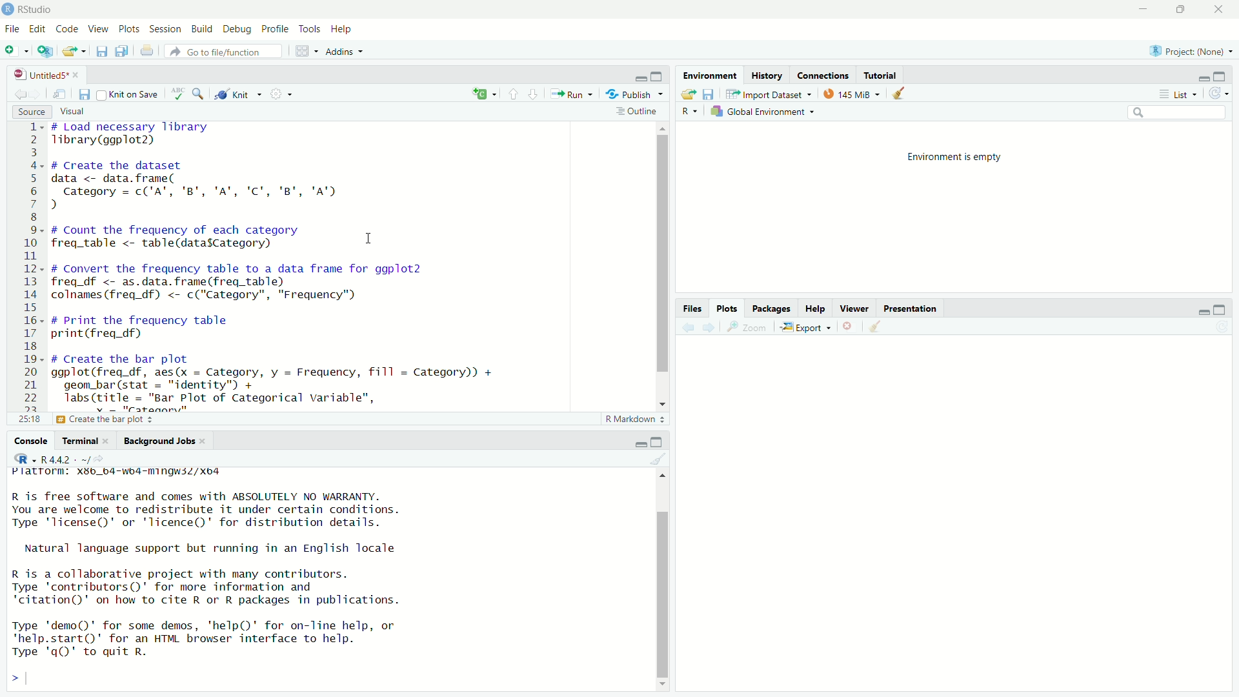  What do you see at coordinates (769, 76) in the screenshot?
I see `history` at bounding box center [769, 76].